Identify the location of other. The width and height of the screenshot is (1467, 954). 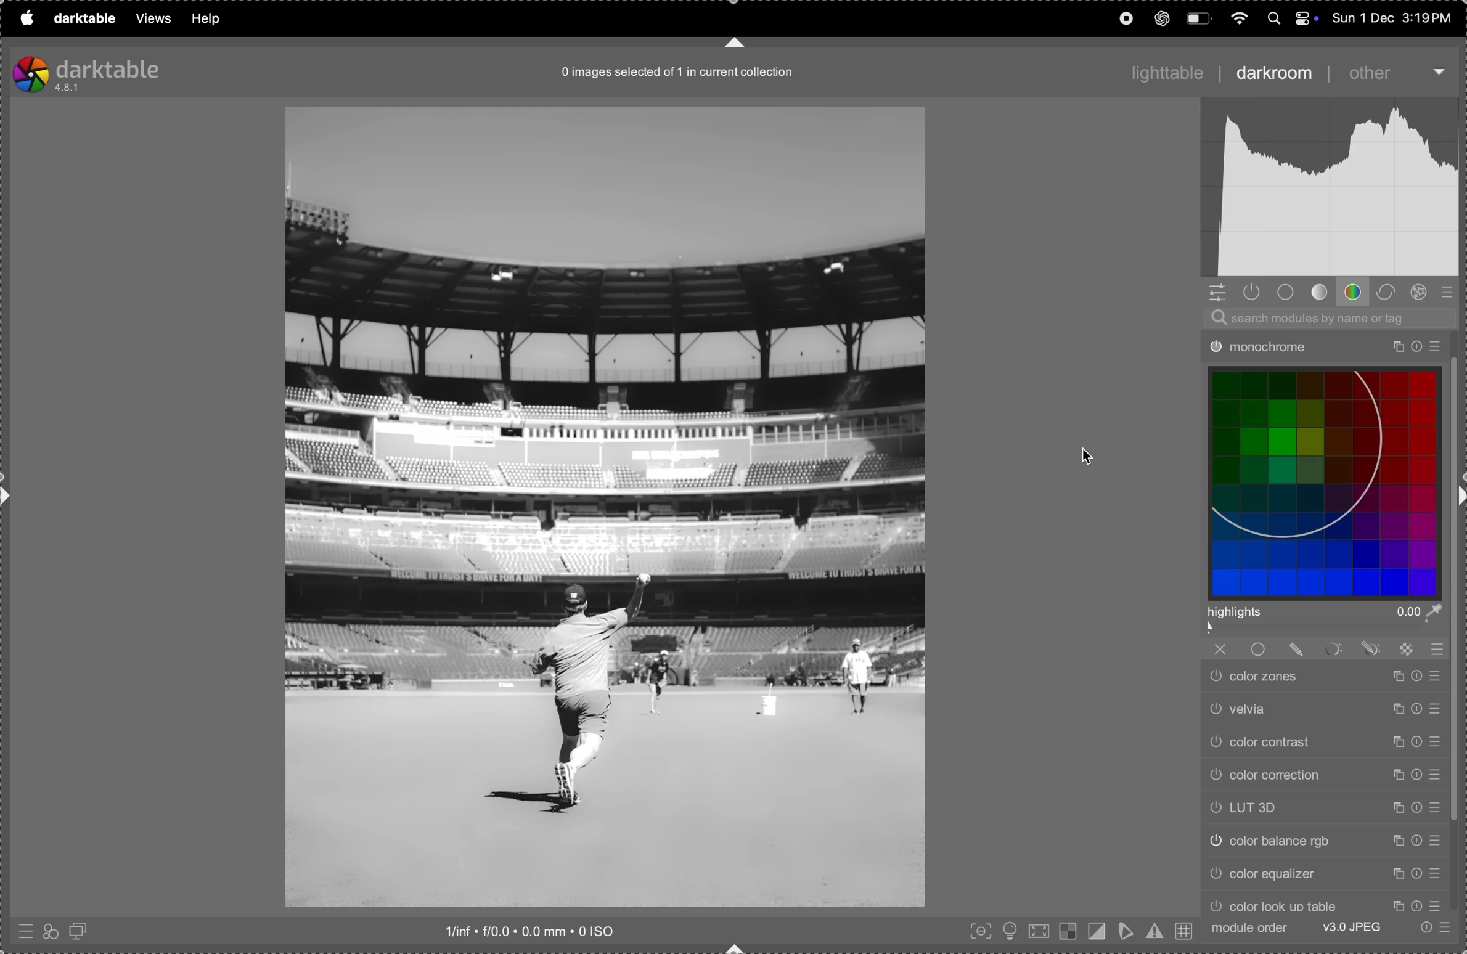
(1372, 73).